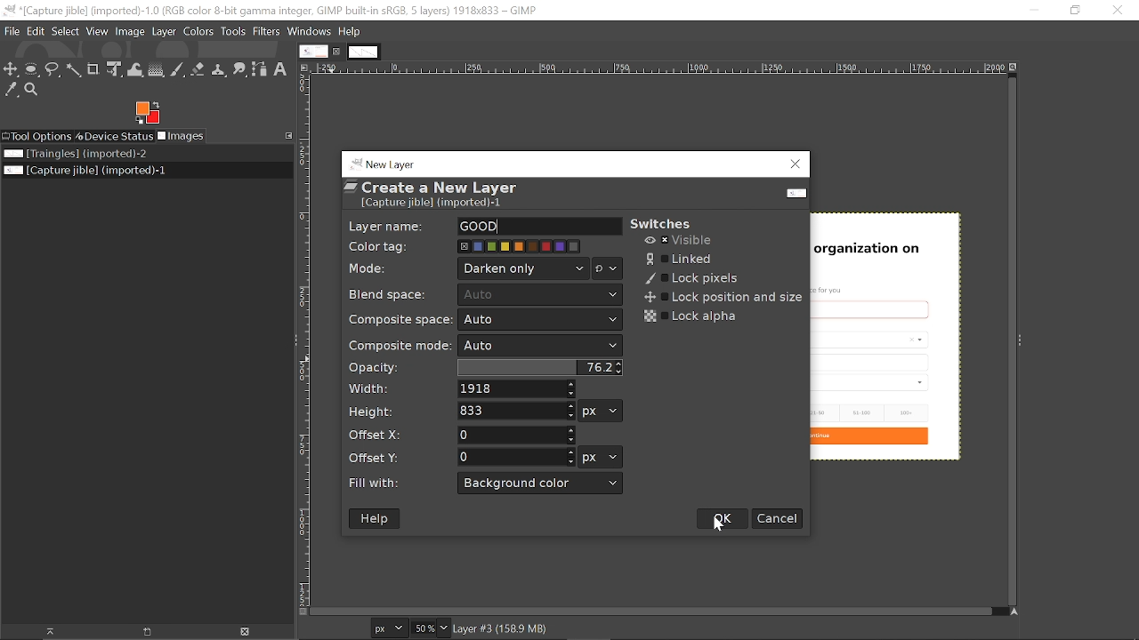  Describe the element at coordinates (1034, 11) in the screenshot. I see `Minimize` at that location.